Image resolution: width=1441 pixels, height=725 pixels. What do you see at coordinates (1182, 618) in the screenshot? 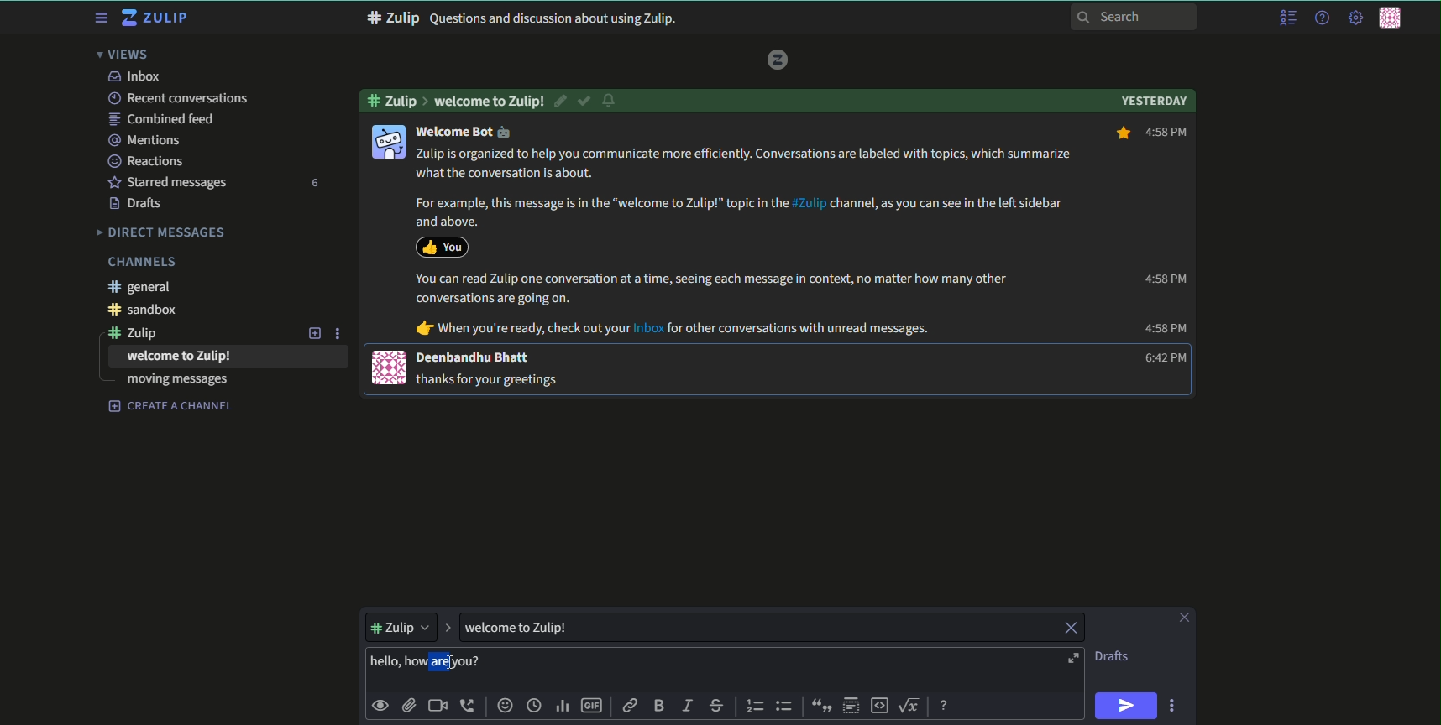
I see `close` at bounding box center [1182, 618].